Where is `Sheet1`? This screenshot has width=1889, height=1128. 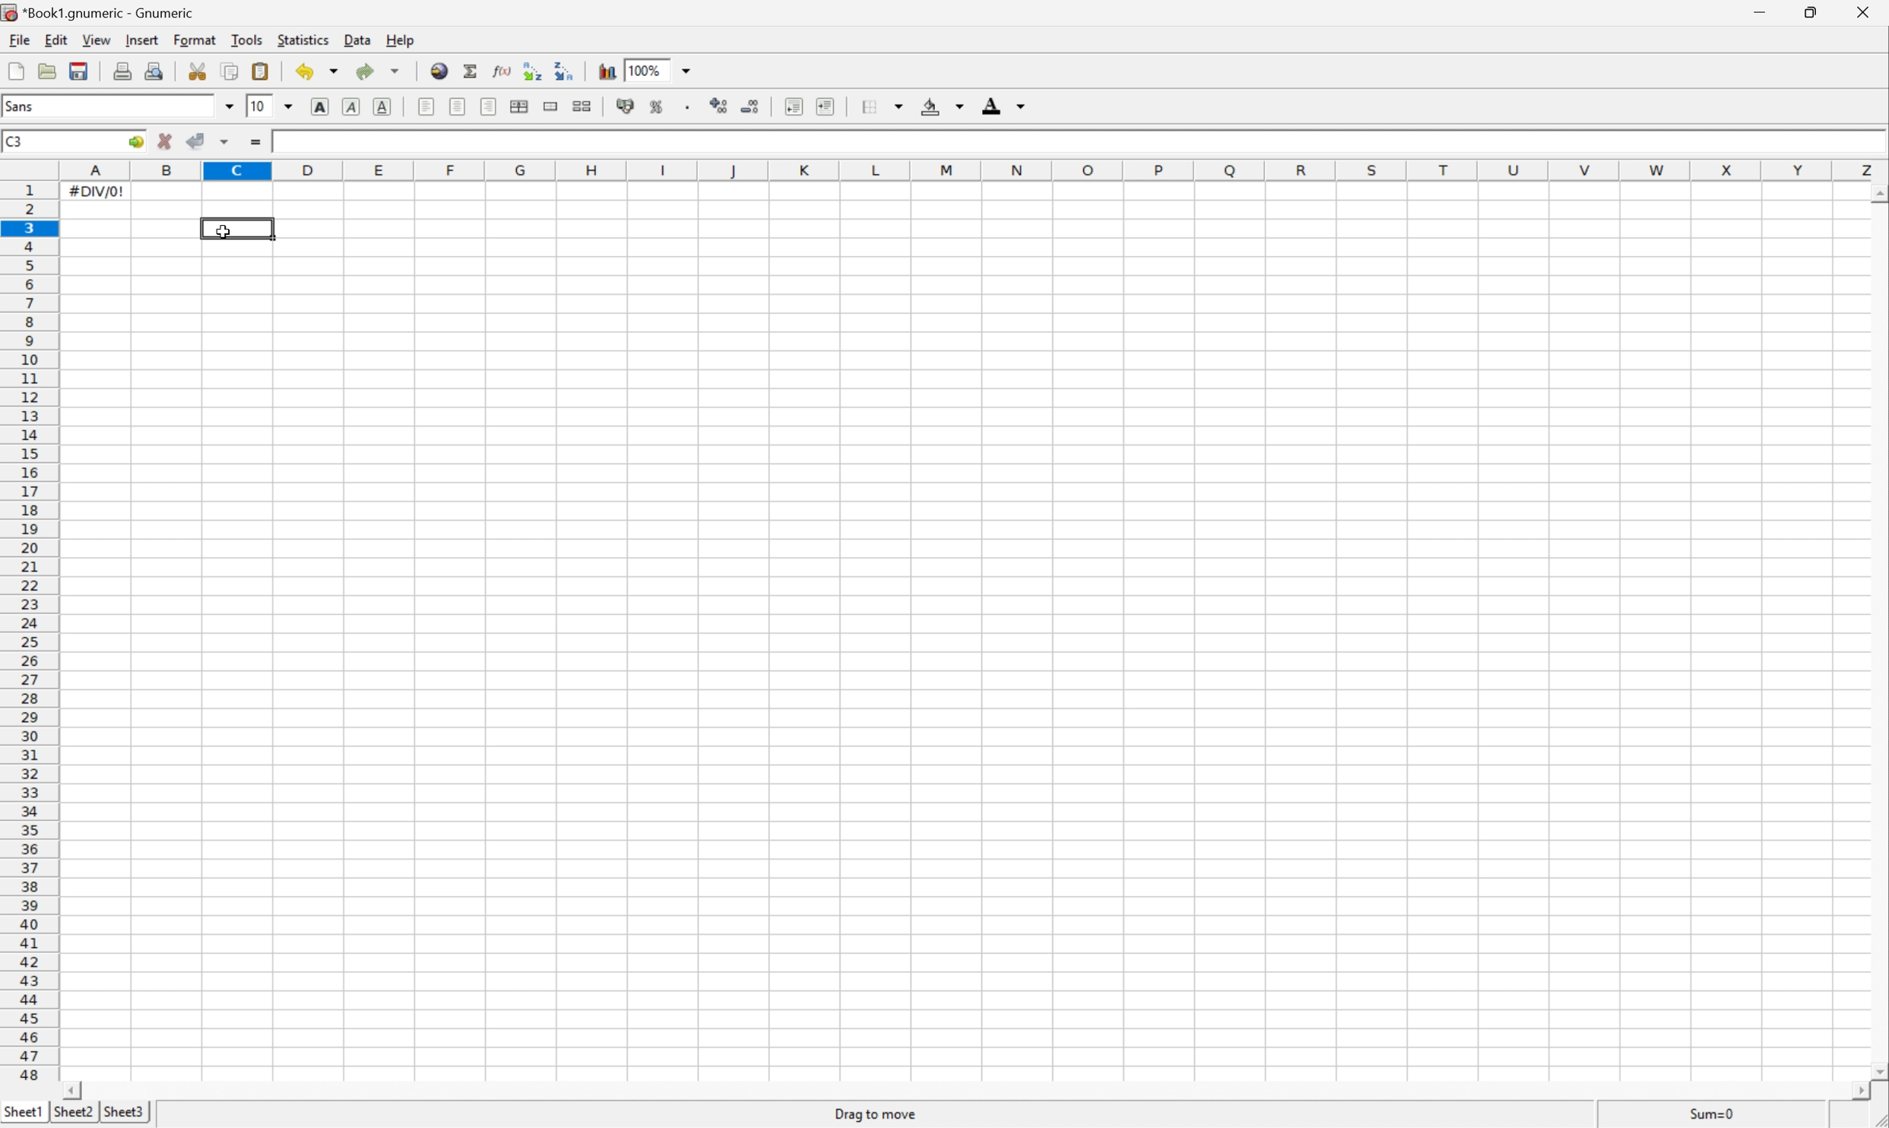 Sheet1 is located at coordinates (24, 1109).